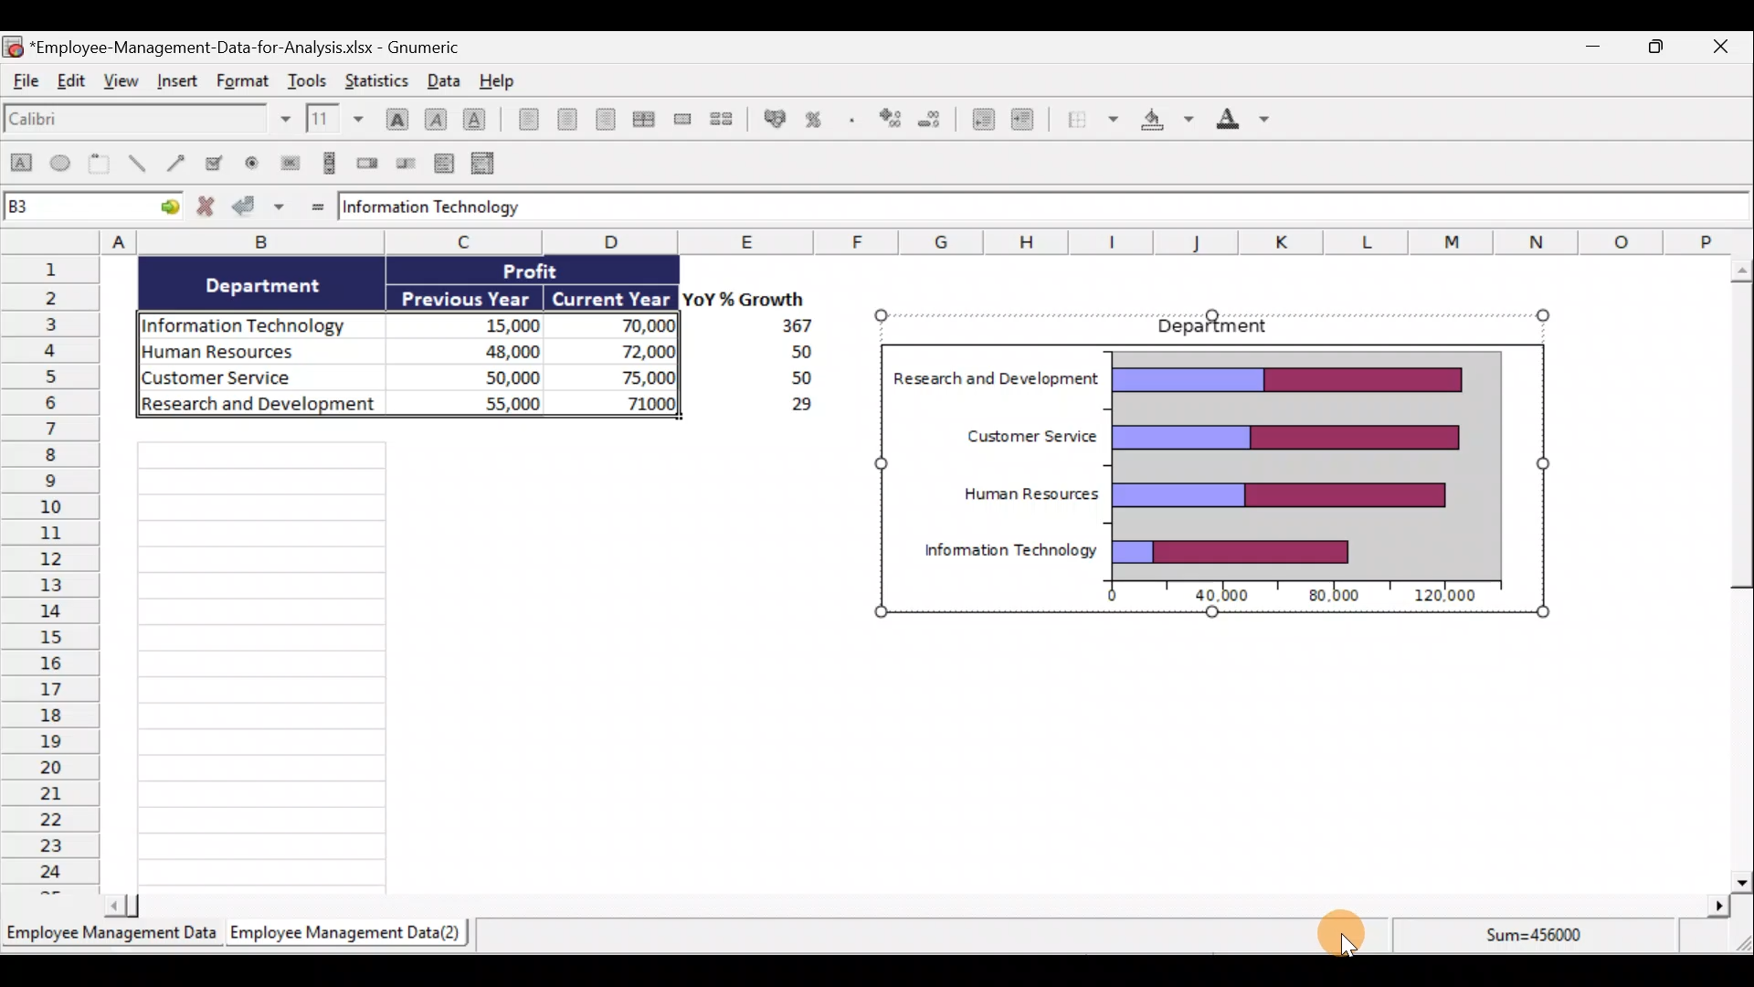 The height and width of the screenshot is (987, 1754). Describe the element at coordinates (287, 164) in the screenshot. I see `Create a button` at that location.